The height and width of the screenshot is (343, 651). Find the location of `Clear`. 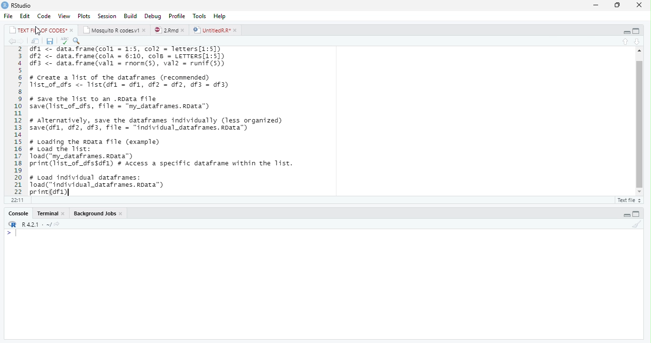

Clear is located at coordinates (638, 225).